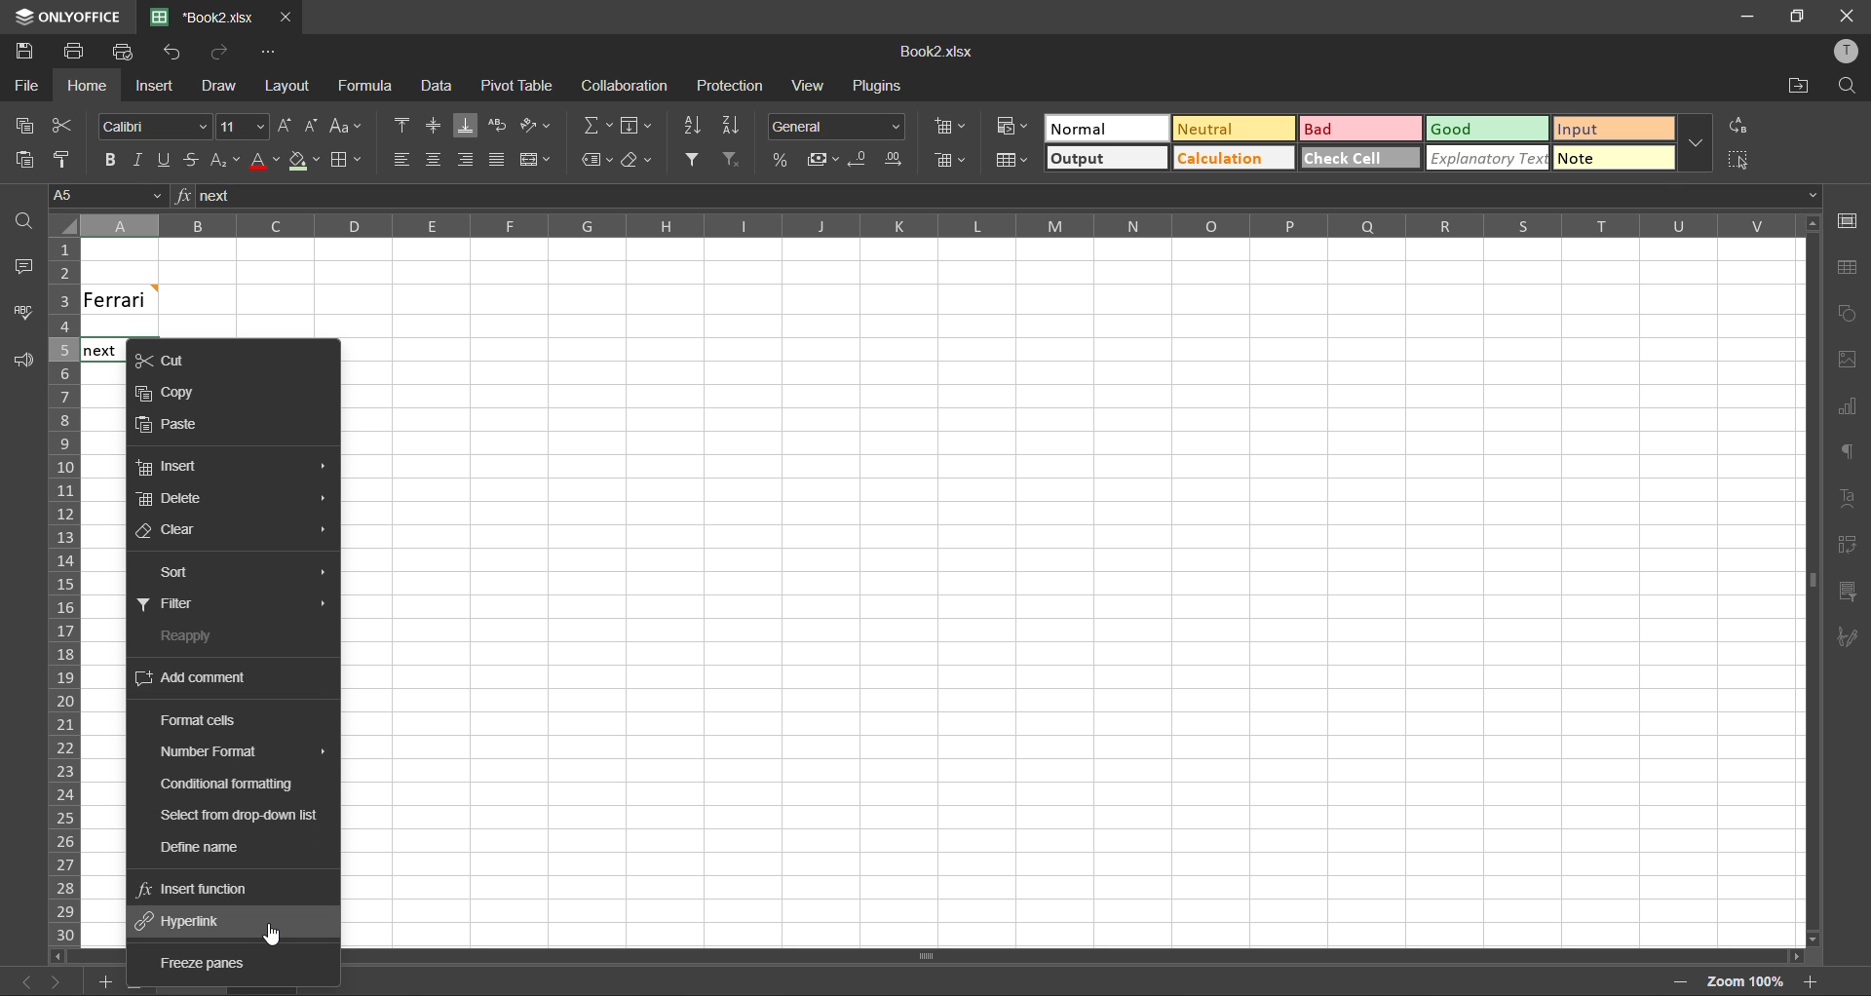 This screenshot has width=1871, height=996. What do you see at coordinates (29, 315) in the screenshot?
I see `spellcheck` at bounding box center [29, 315].